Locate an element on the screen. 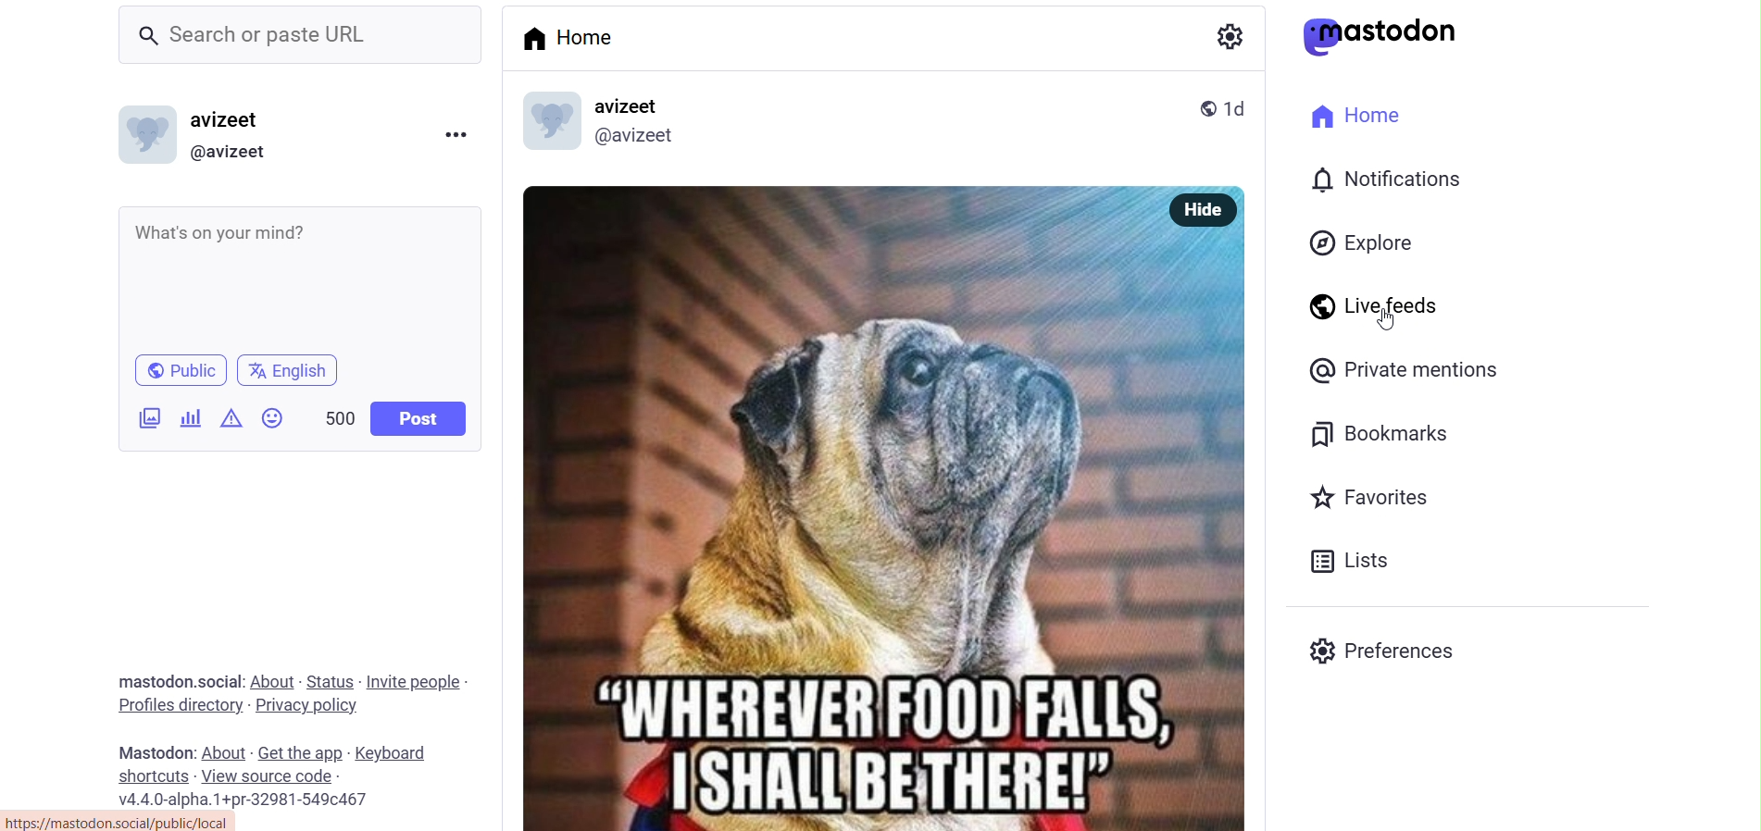 This screenshot has height=831, width=1761. lists is located at coordinates (1351, 563).